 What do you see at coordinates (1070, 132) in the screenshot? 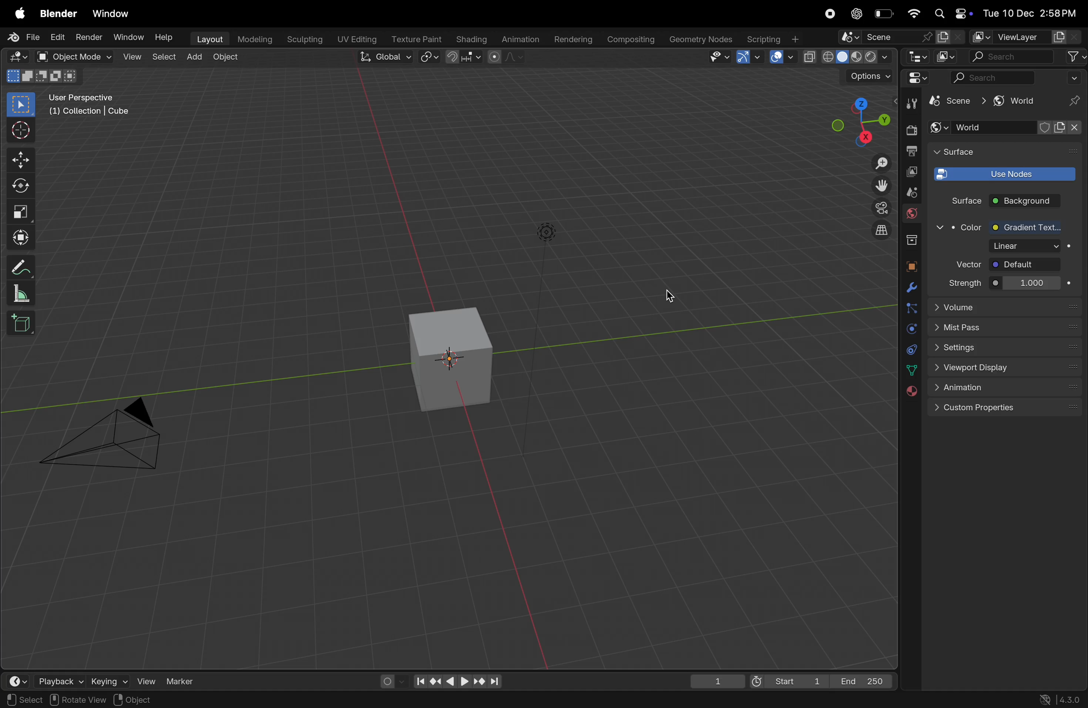
I see `close` at bounding box center [1070, 132].